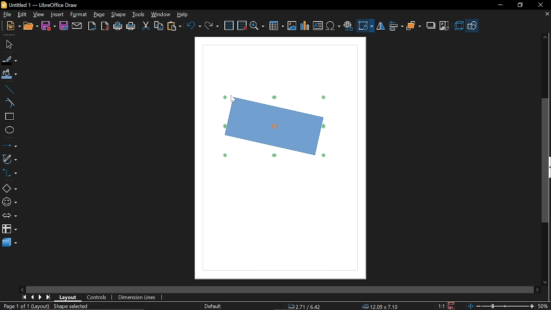  What do you see at coordinates (9, 174) in the screenshot?
I see `Connector` at bounding box center [9, 174].